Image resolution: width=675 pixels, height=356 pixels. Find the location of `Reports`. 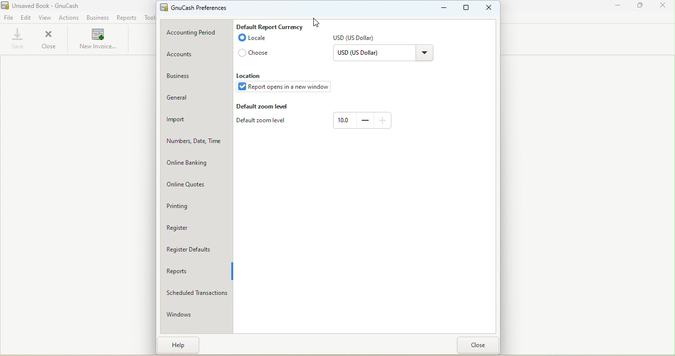

Reports is located at coordinates (126, 18).